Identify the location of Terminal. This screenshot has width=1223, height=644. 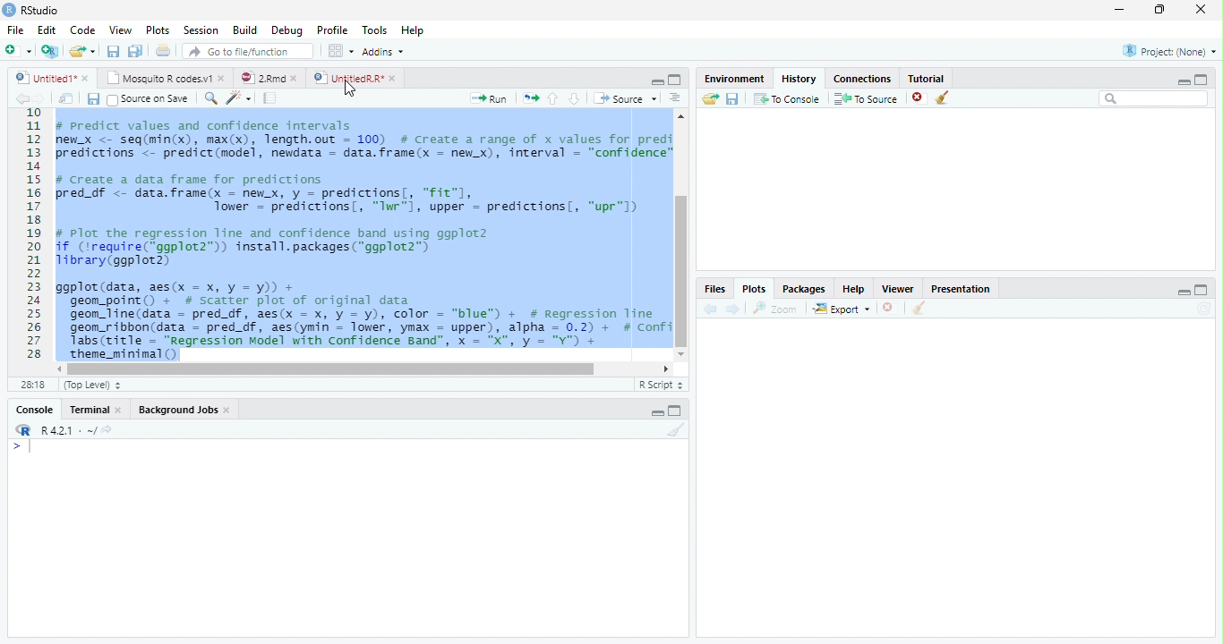
(97, 407).